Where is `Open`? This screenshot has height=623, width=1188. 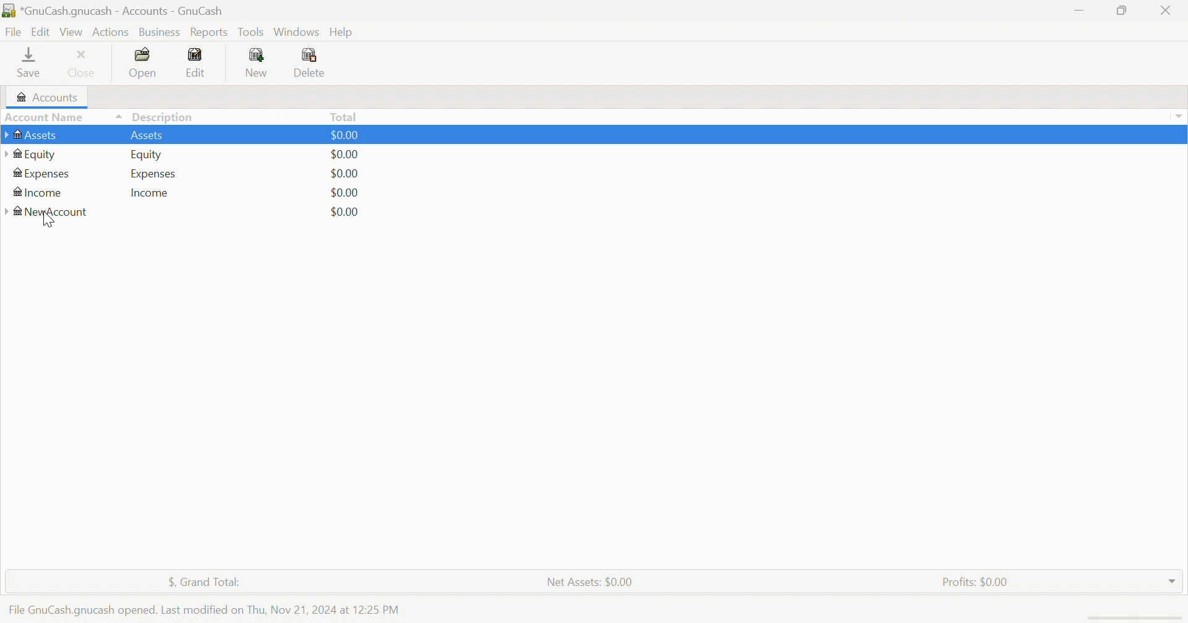 Open is located at coordinates (144, 63).